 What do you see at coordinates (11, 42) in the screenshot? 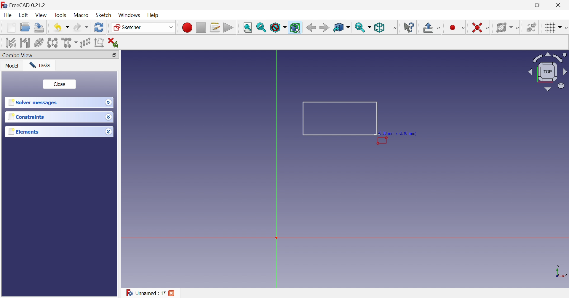
I see `Select associated constraints` at bounding box center [11, 42].